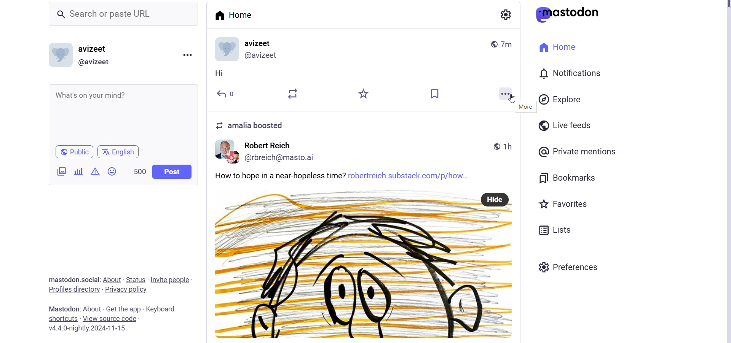 The width and height of the screenshot is (731, 343). What do you see at coordinates (365, 74) in the screenshot?
I see `My Post` at bounding box center [365, 74].